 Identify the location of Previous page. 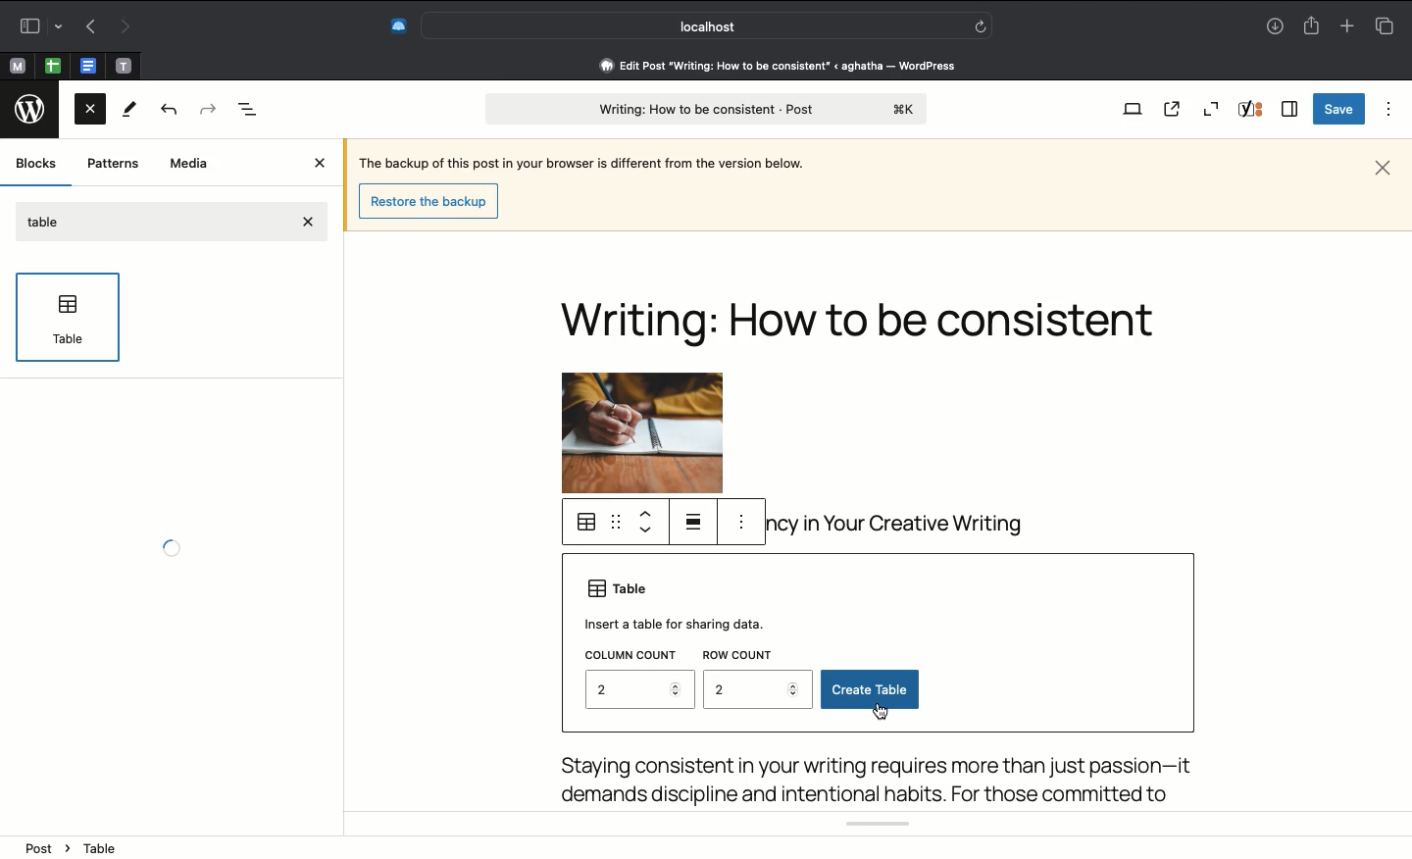
(87, 28).